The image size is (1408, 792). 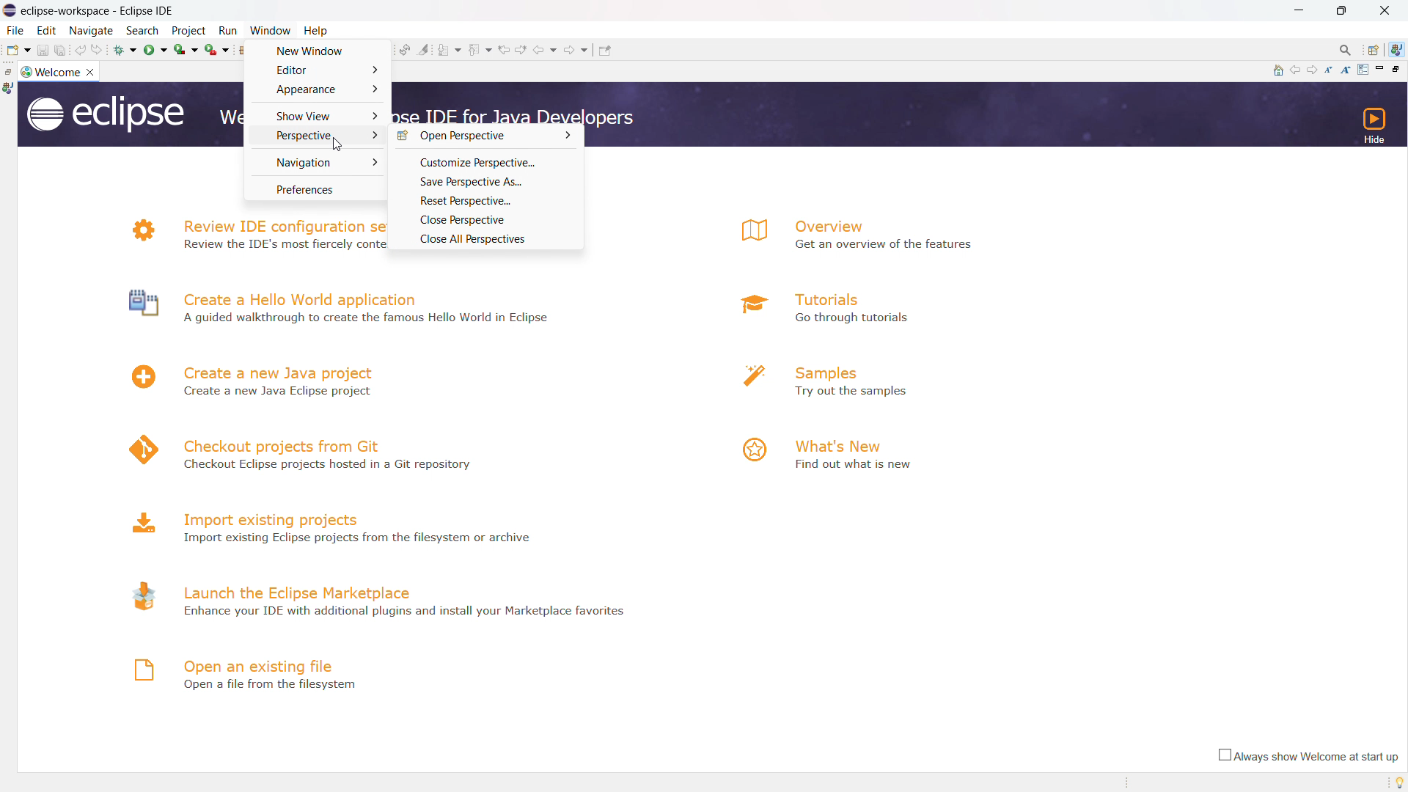 What do you see at coordinates (1313, 70) in the screenshot?
I see `navigate to next topic` at bounding box center [1313, 70].